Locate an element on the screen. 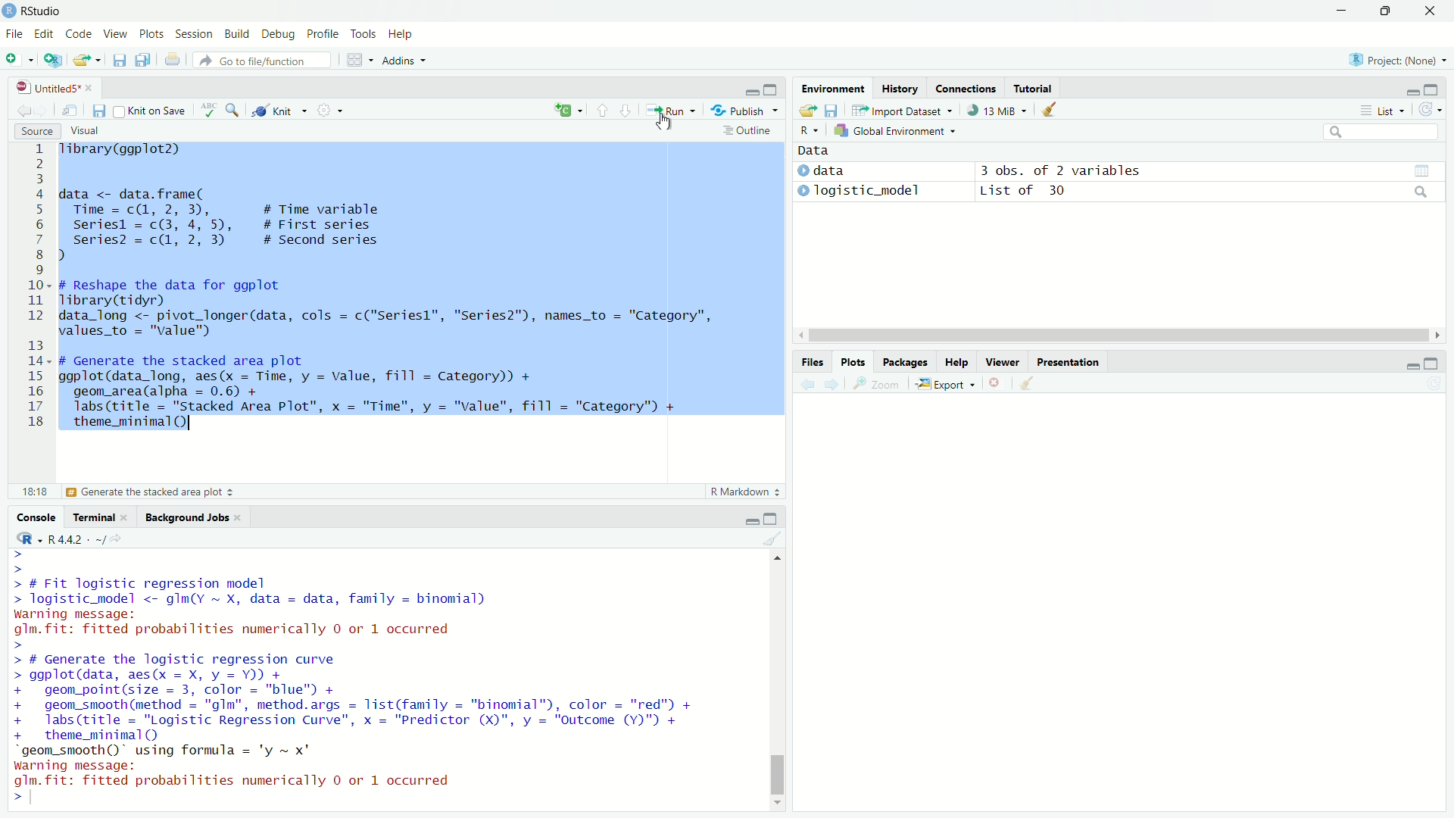 Image resolution: width=1454 pixels, height=818 pixels. save is located at coordinates (118, 63).